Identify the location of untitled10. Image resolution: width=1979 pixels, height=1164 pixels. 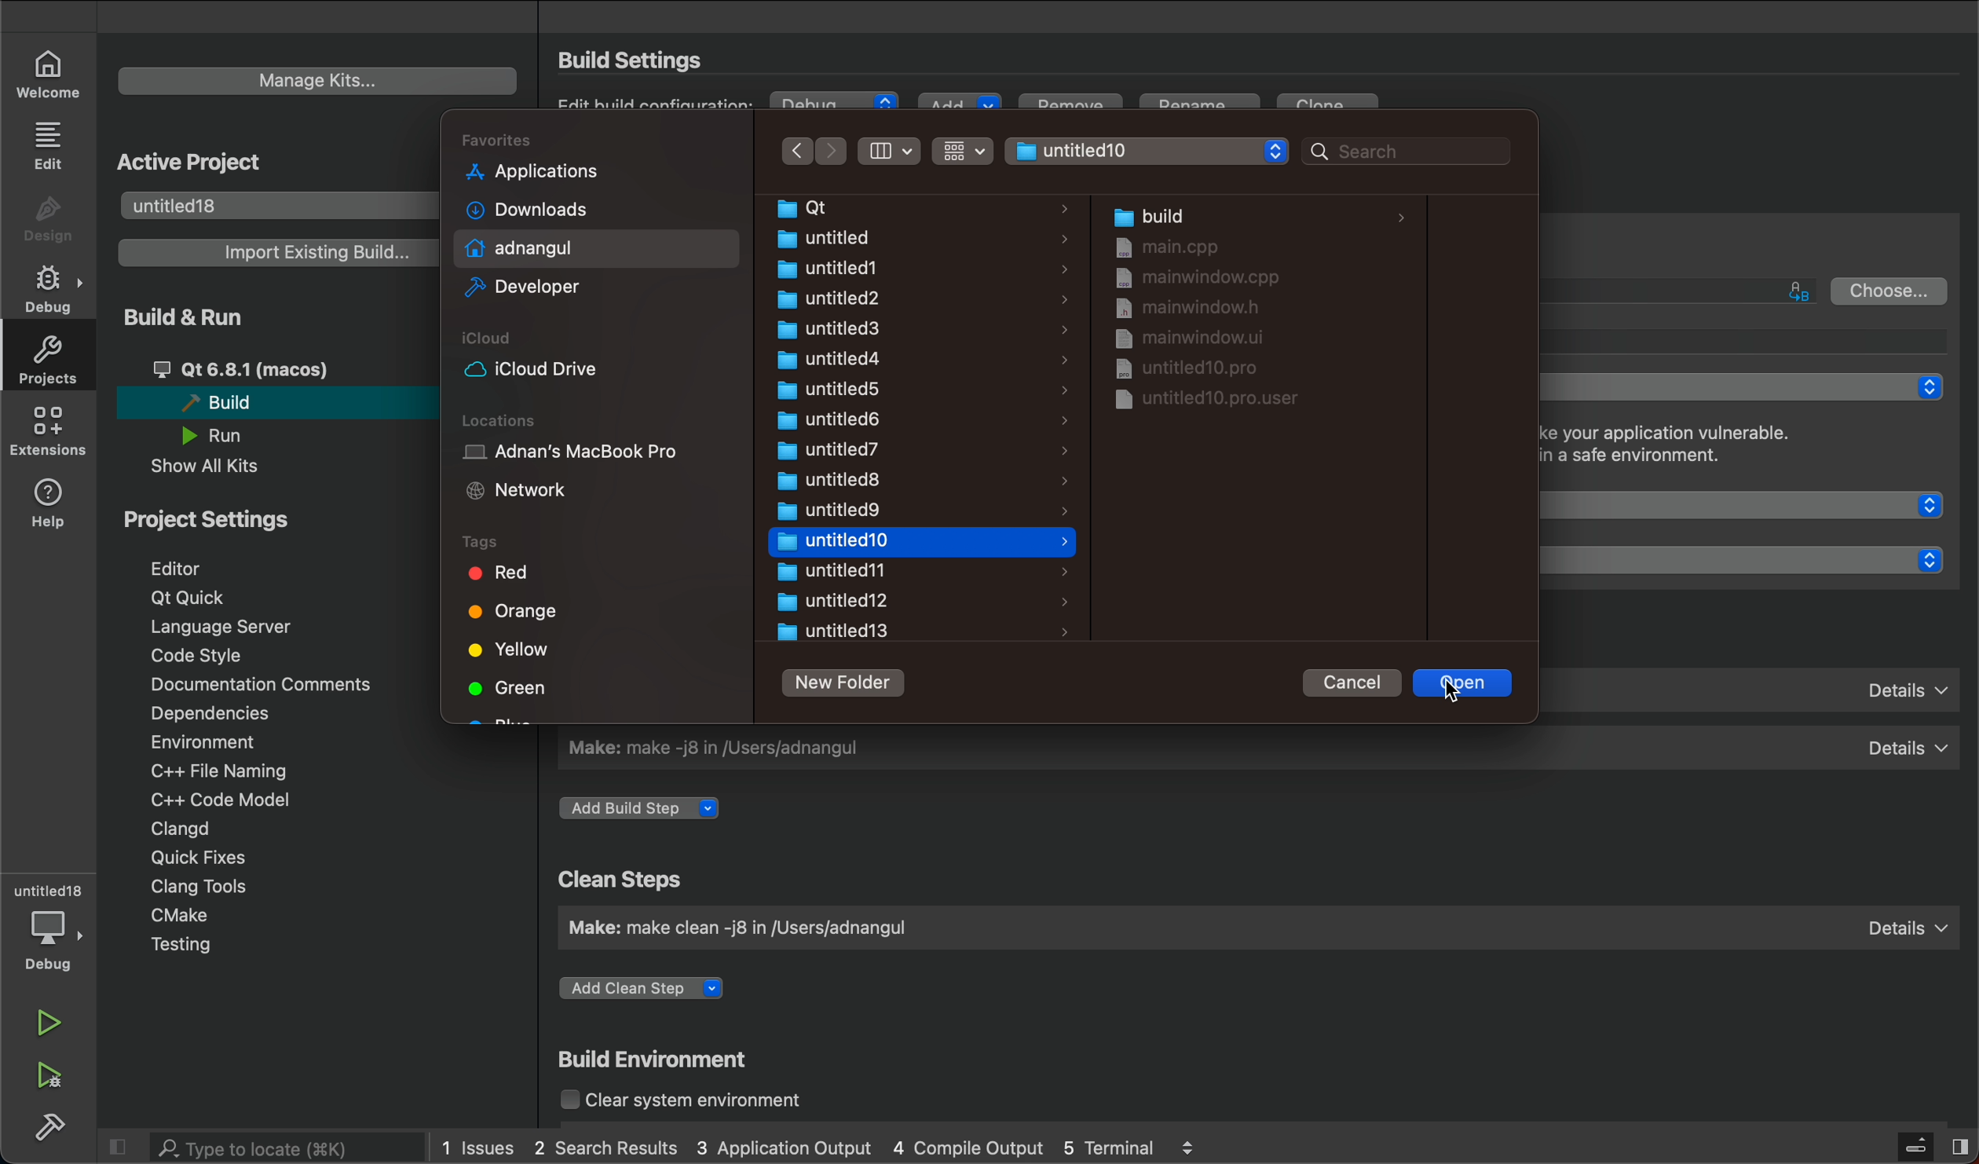
(918, 540).